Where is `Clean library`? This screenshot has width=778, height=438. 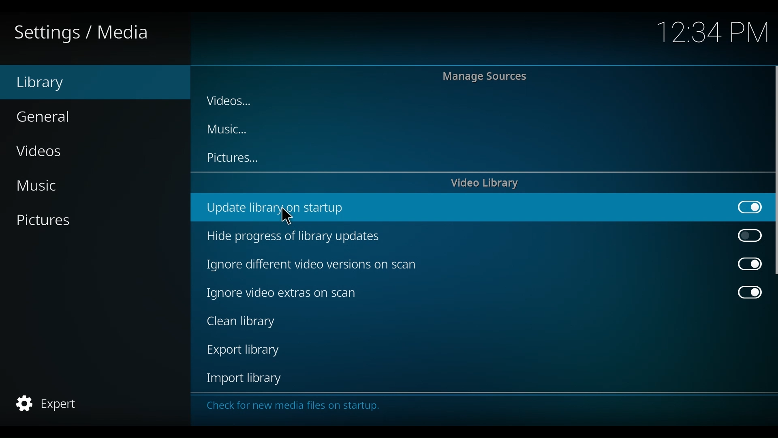 Clean library is located at coordinates (246, 323).